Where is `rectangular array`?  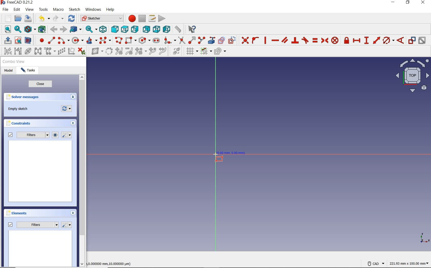 rectangular array is located at coordinates (62, 51).